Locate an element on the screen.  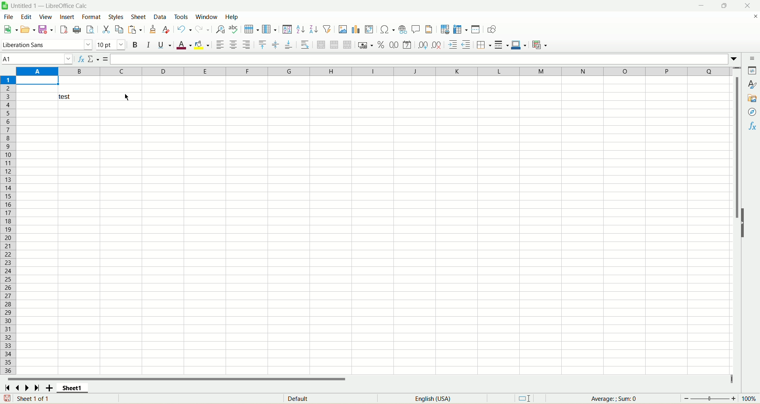
format as percent is located at coordinates (381, 45).